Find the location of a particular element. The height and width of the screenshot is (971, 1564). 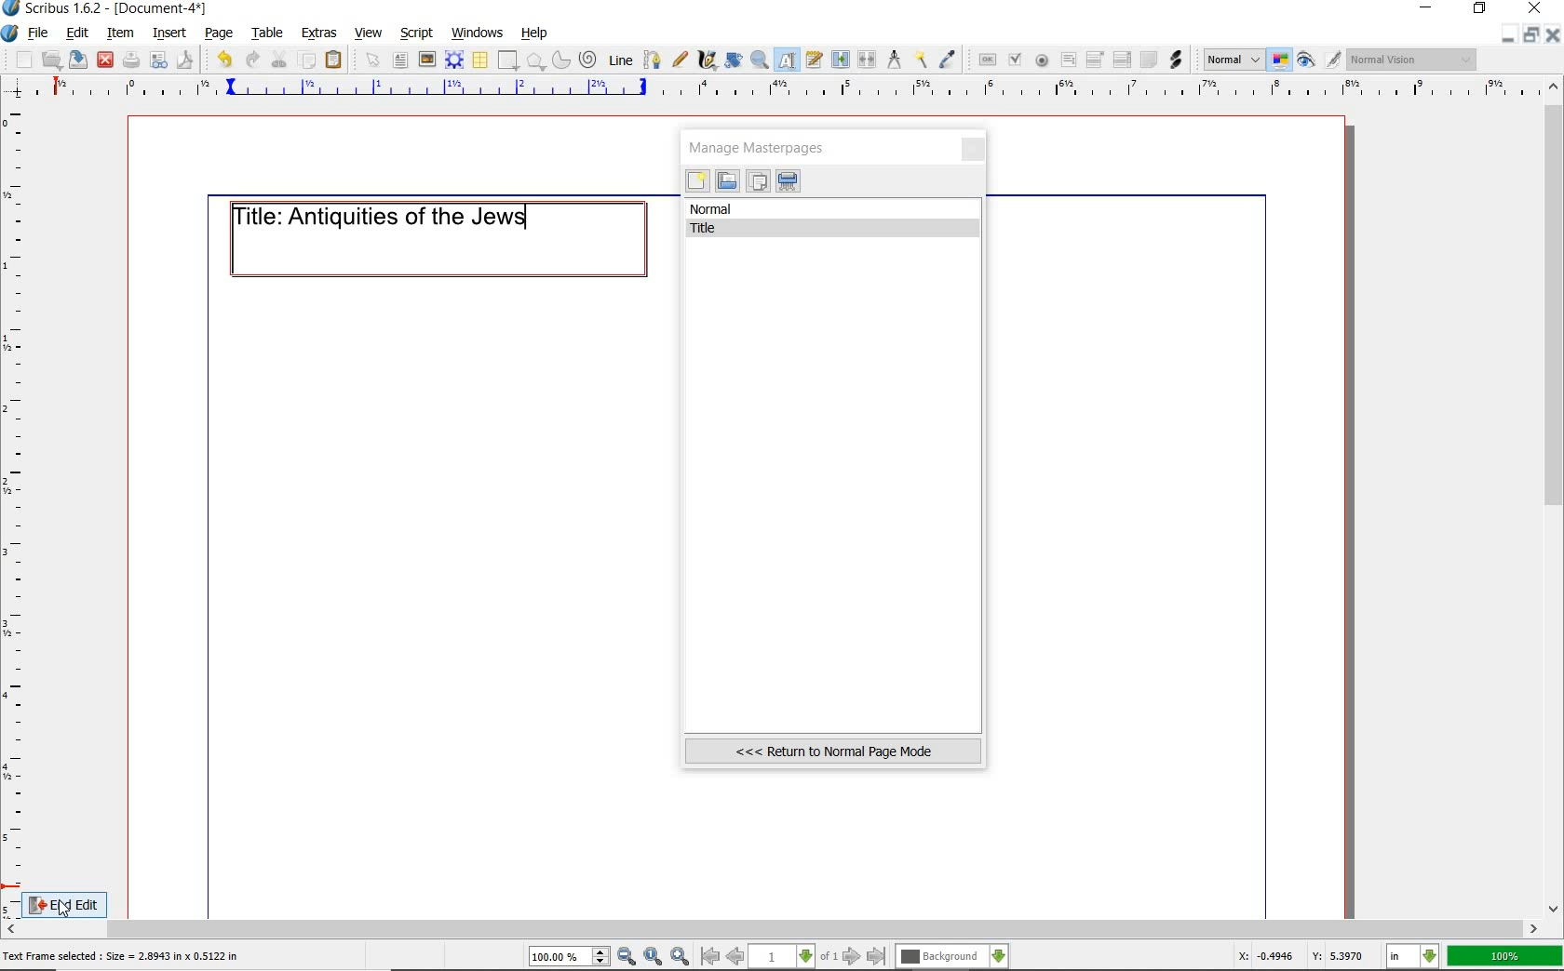

cut is located at coordinates (279, 59).